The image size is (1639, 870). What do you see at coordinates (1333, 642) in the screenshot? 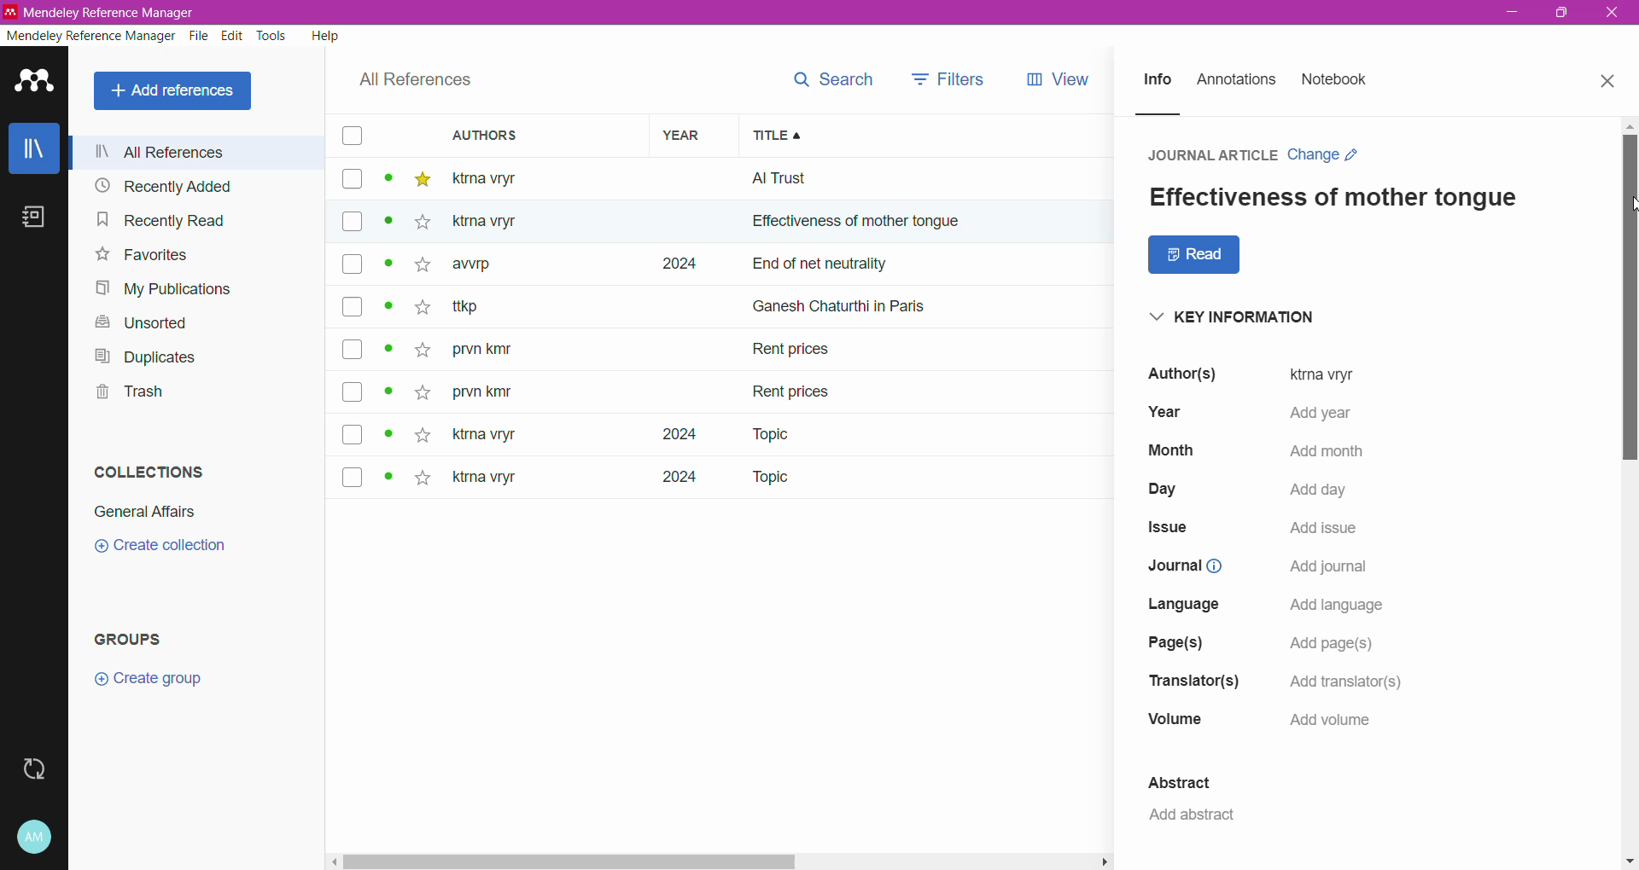
I see `Click to add page(s)` at bounding box center [1333, 642].